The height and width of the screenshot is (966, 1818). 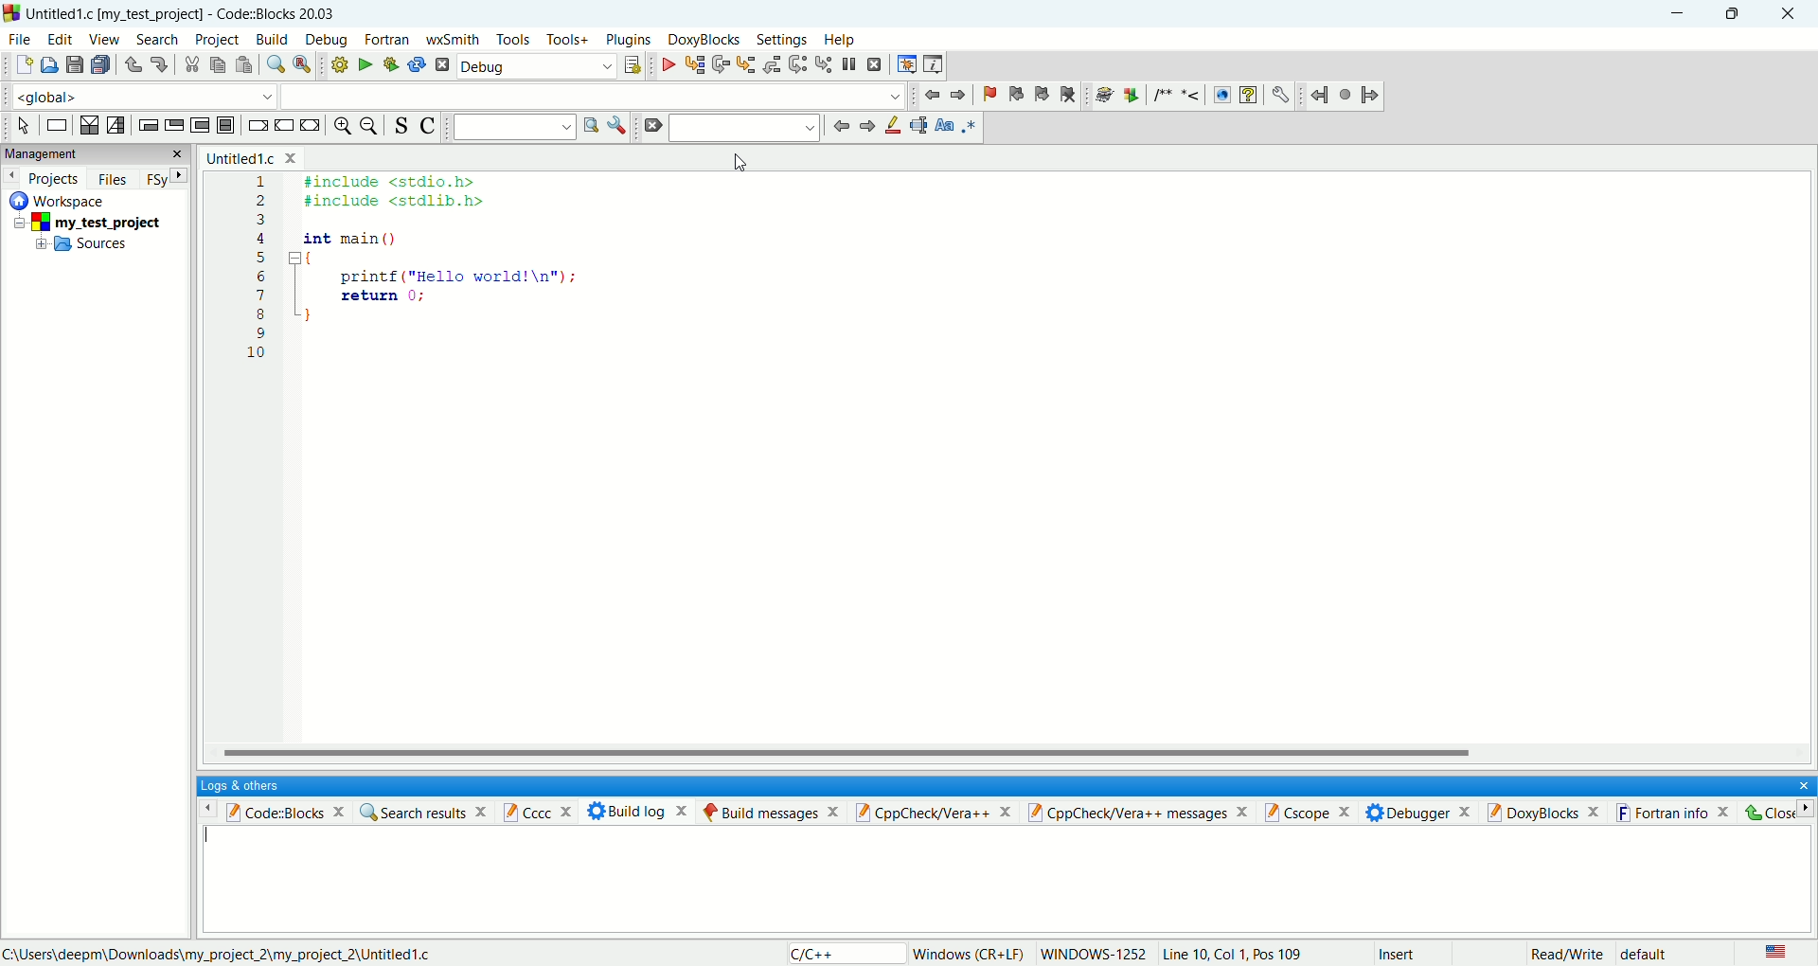 What do you see at coordinates (64, 199) in the screenshot?
I see `workspace` at bounding box center [64, 199].